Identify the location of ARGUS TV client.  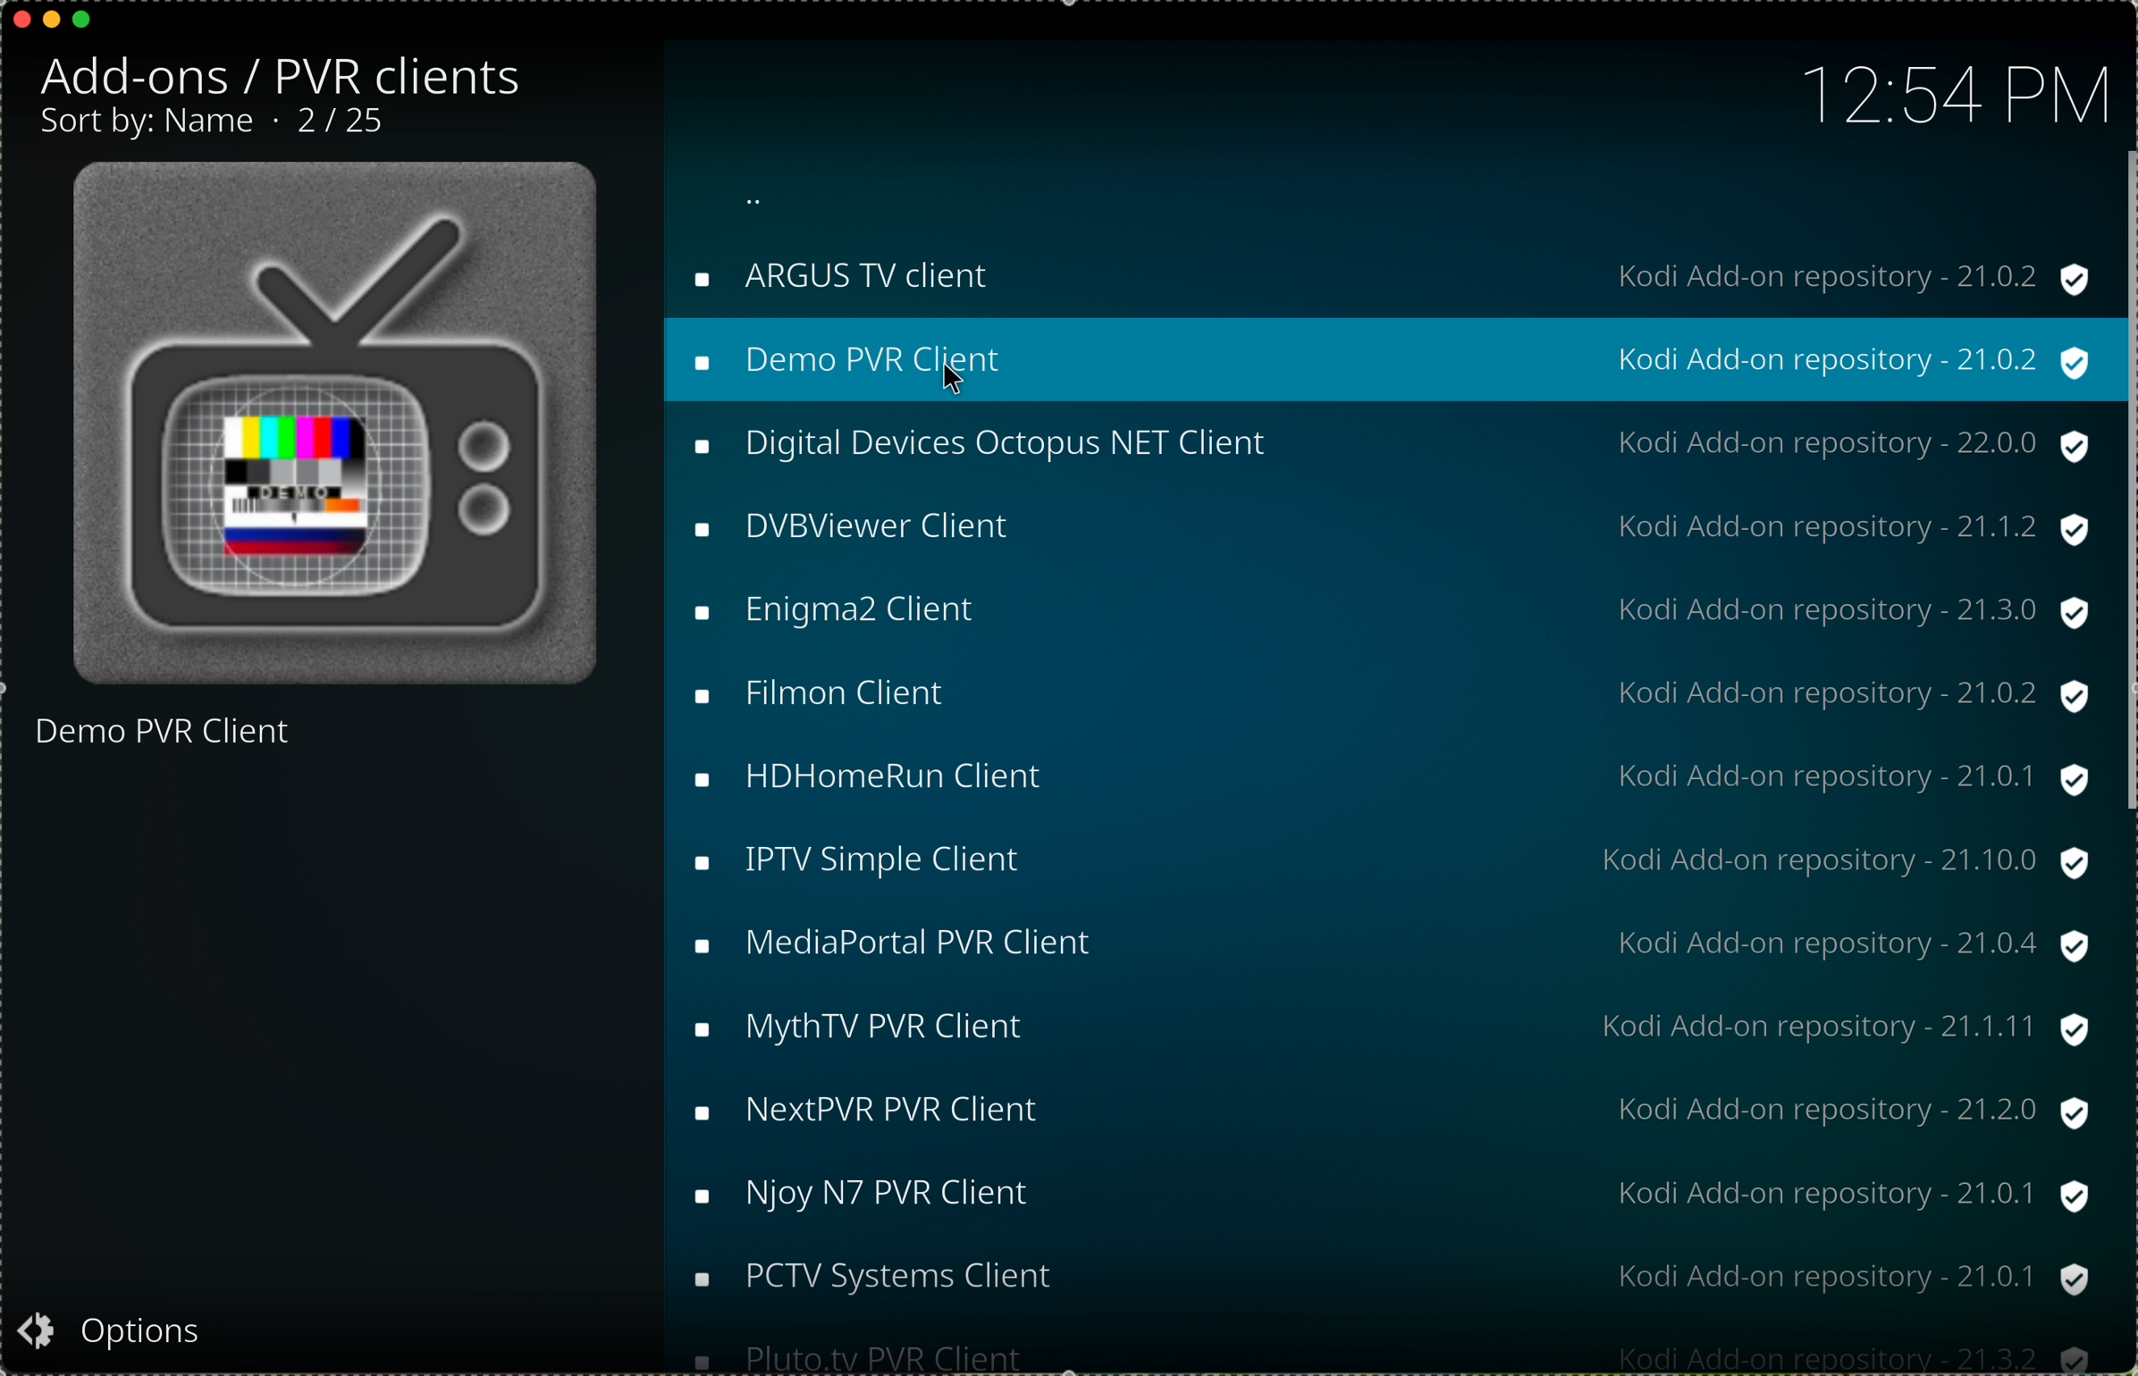
(868, 281).